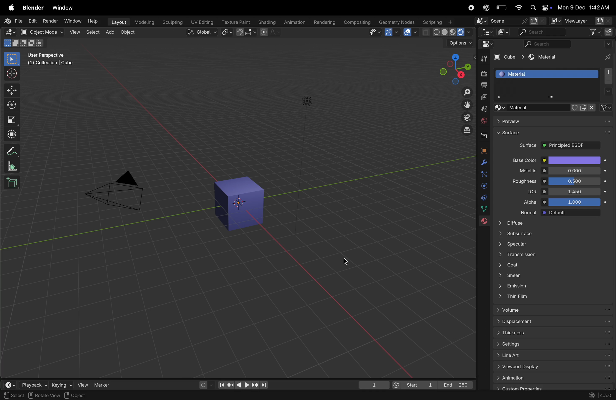 The height and width of the screenshot is (400, 616). Describe the element at coordinates (523, 212) in the screenshot. I see `normal` at that location.